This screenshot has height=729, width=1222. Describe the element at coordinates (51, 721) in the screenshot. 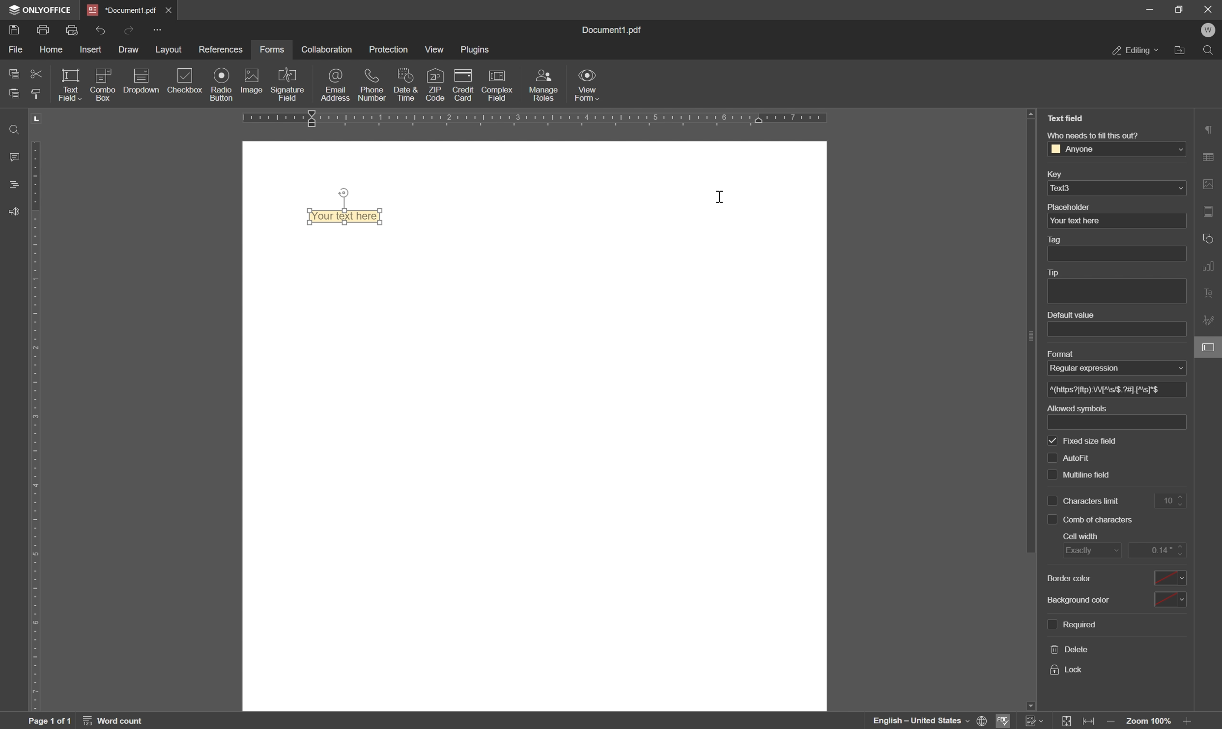

I see `page 1 of 1` at that location.